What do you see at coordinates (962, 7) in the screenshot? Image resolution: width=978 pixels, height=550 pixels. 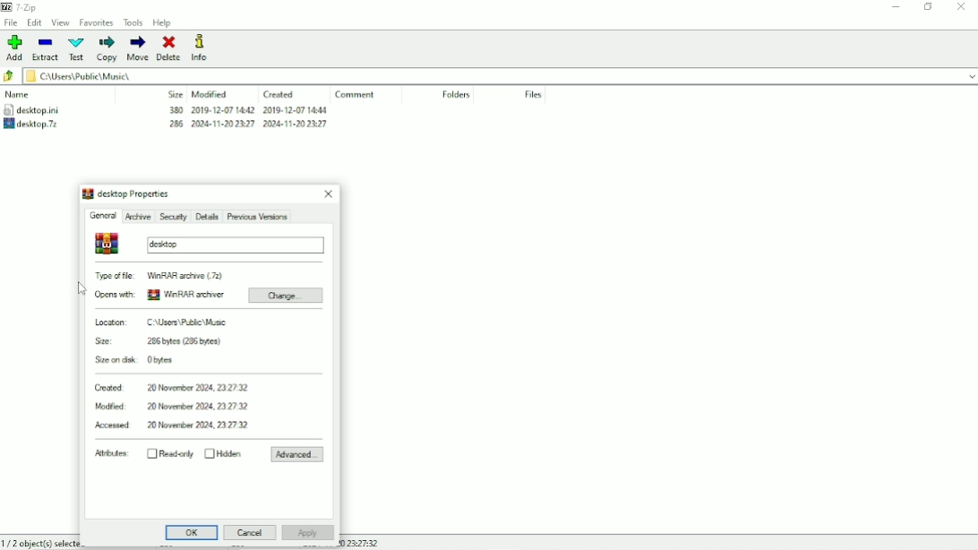 I see `Close` at bounding box center [962, 7].